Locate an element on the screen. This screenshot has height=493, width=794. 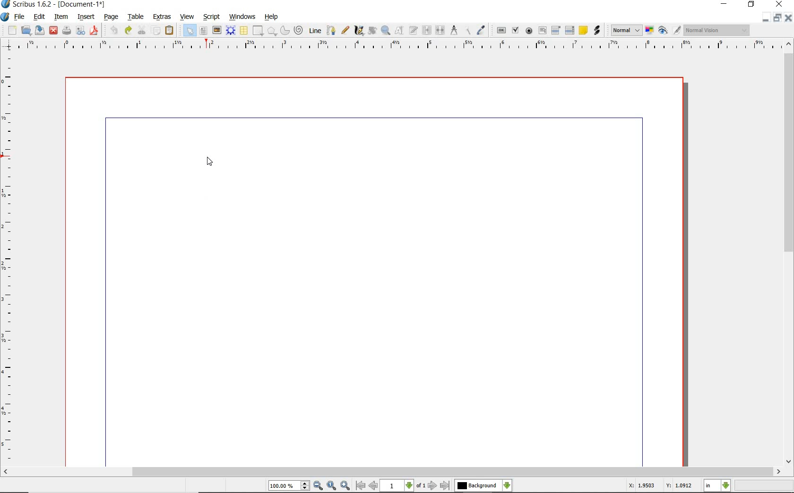
toggle color management system is located at coordinates (650, 31).